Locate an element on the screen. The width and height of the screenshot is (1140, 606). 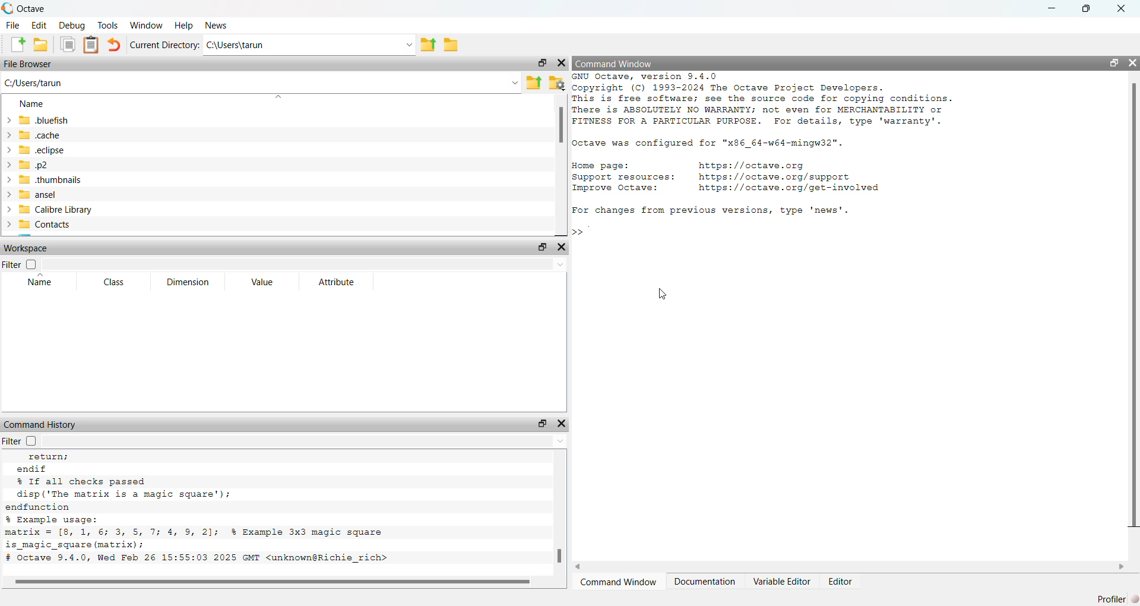
Cursor is located at coordinates (663, 293).